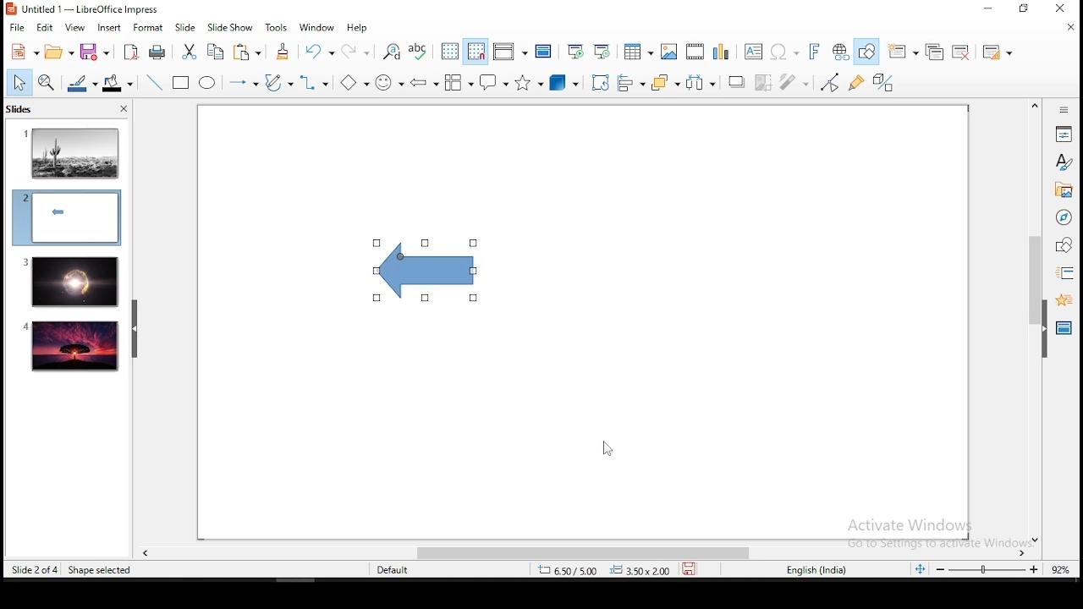 The width and height of the screenshot is (1083, 609). I want to click on show draw functions, so click(869, 52).